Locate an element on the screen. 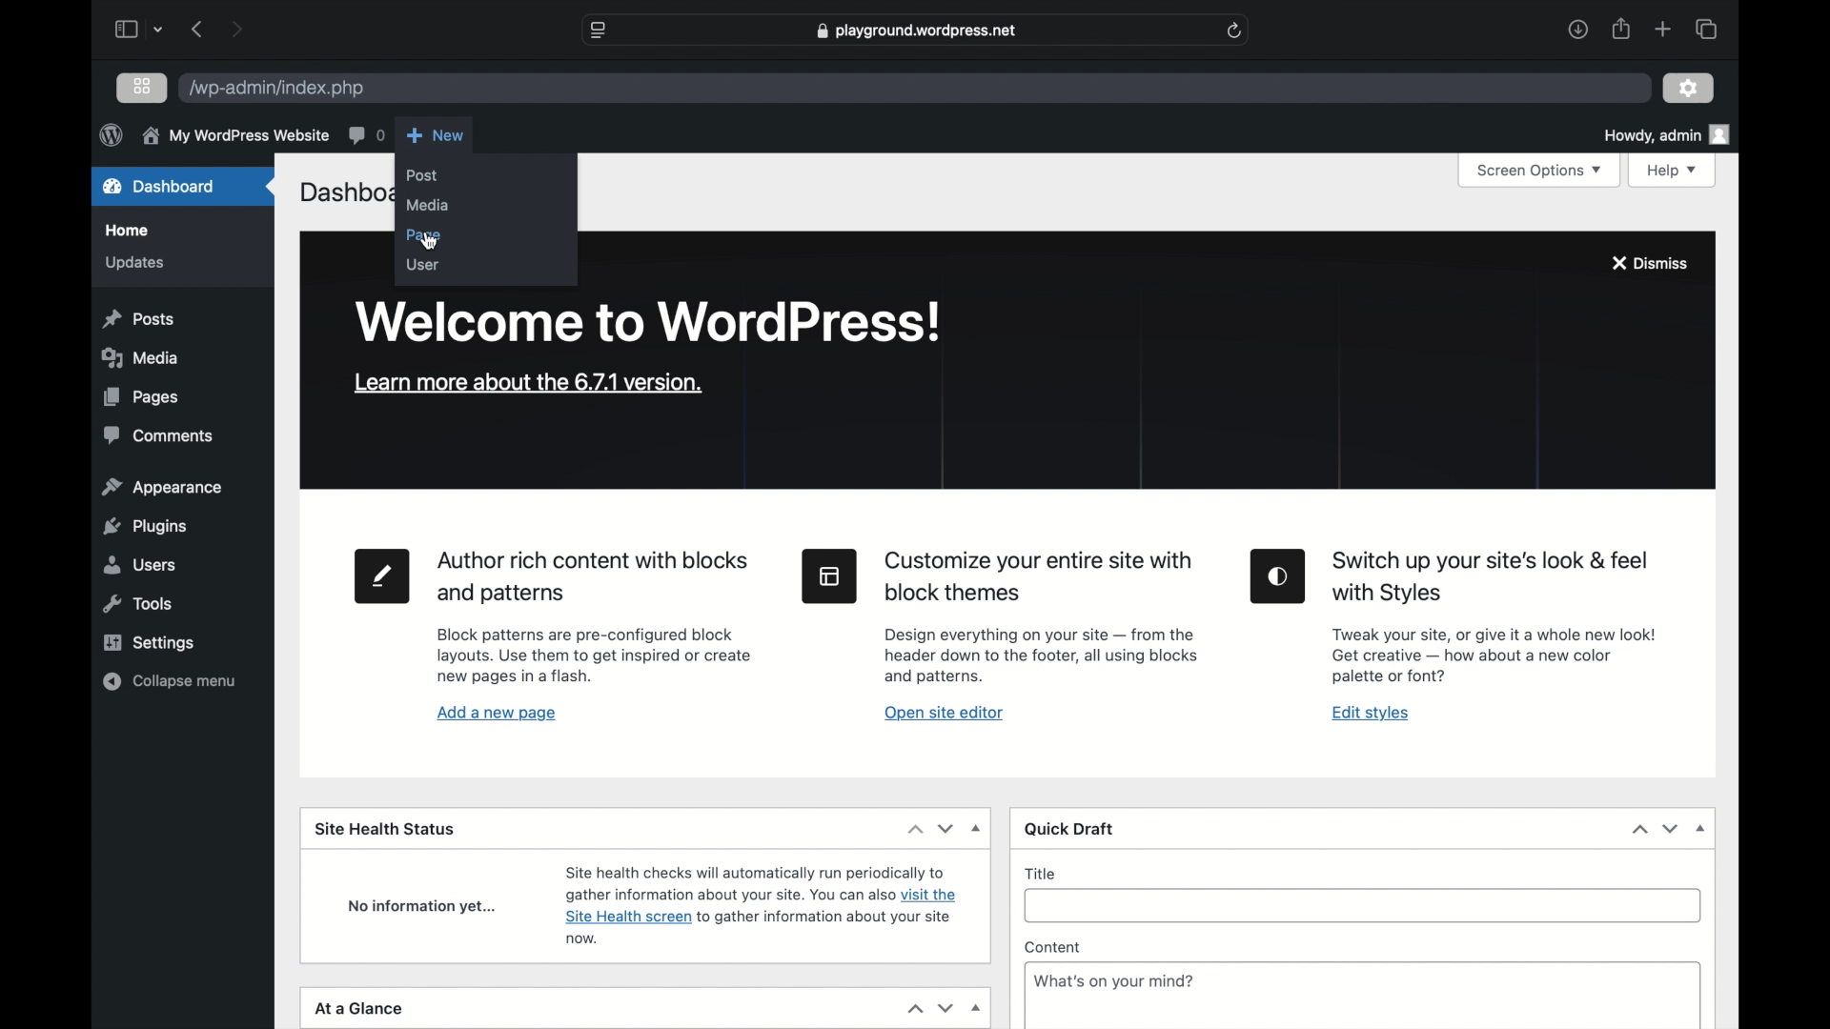  tools is located at coordinates (139, 604).